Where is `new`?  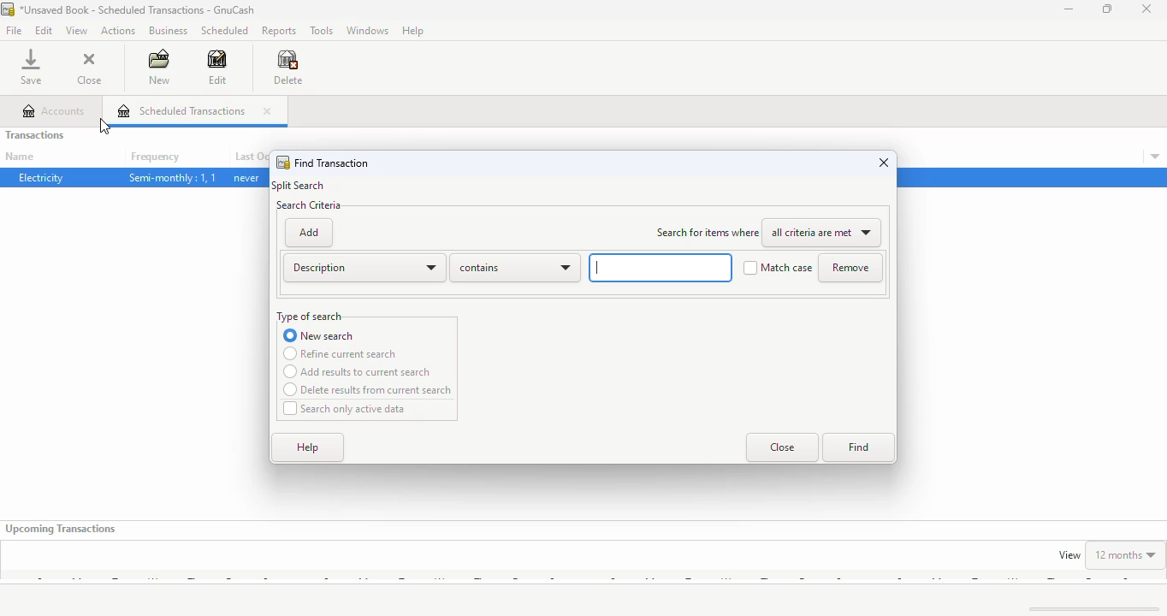
new is located at coordinates (160, 67).